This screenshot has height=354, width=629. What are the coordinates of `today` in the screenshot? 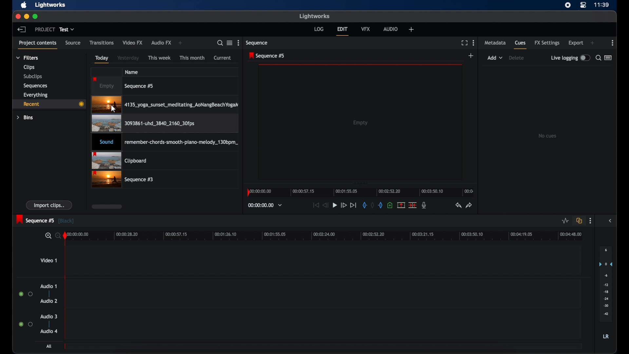 It's located at (102, 59).